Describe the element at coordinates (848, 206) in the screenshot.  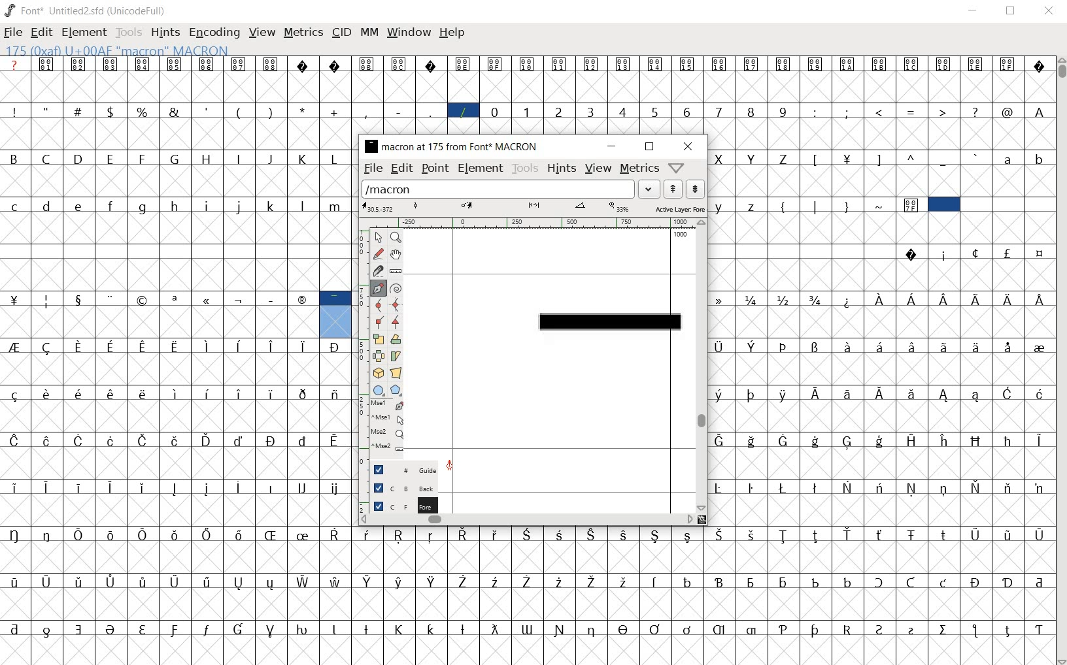
I see `}` at that location.